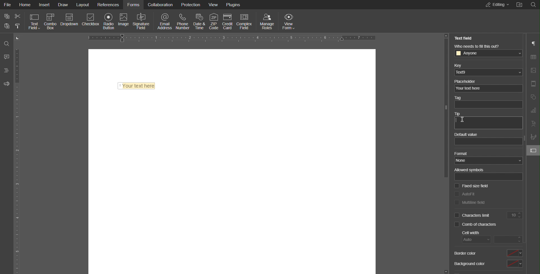 Image resolution: width=540 pixels, height=274 pixels. I want to click on anyone, so click(489, 53).